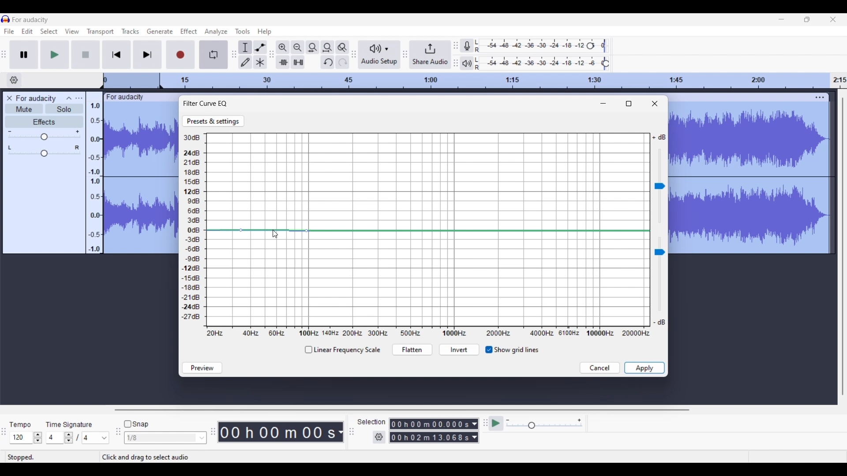  Describe the element at coordinates (183, 55) in the screenshot. I see `Record/Record new track` at that location.